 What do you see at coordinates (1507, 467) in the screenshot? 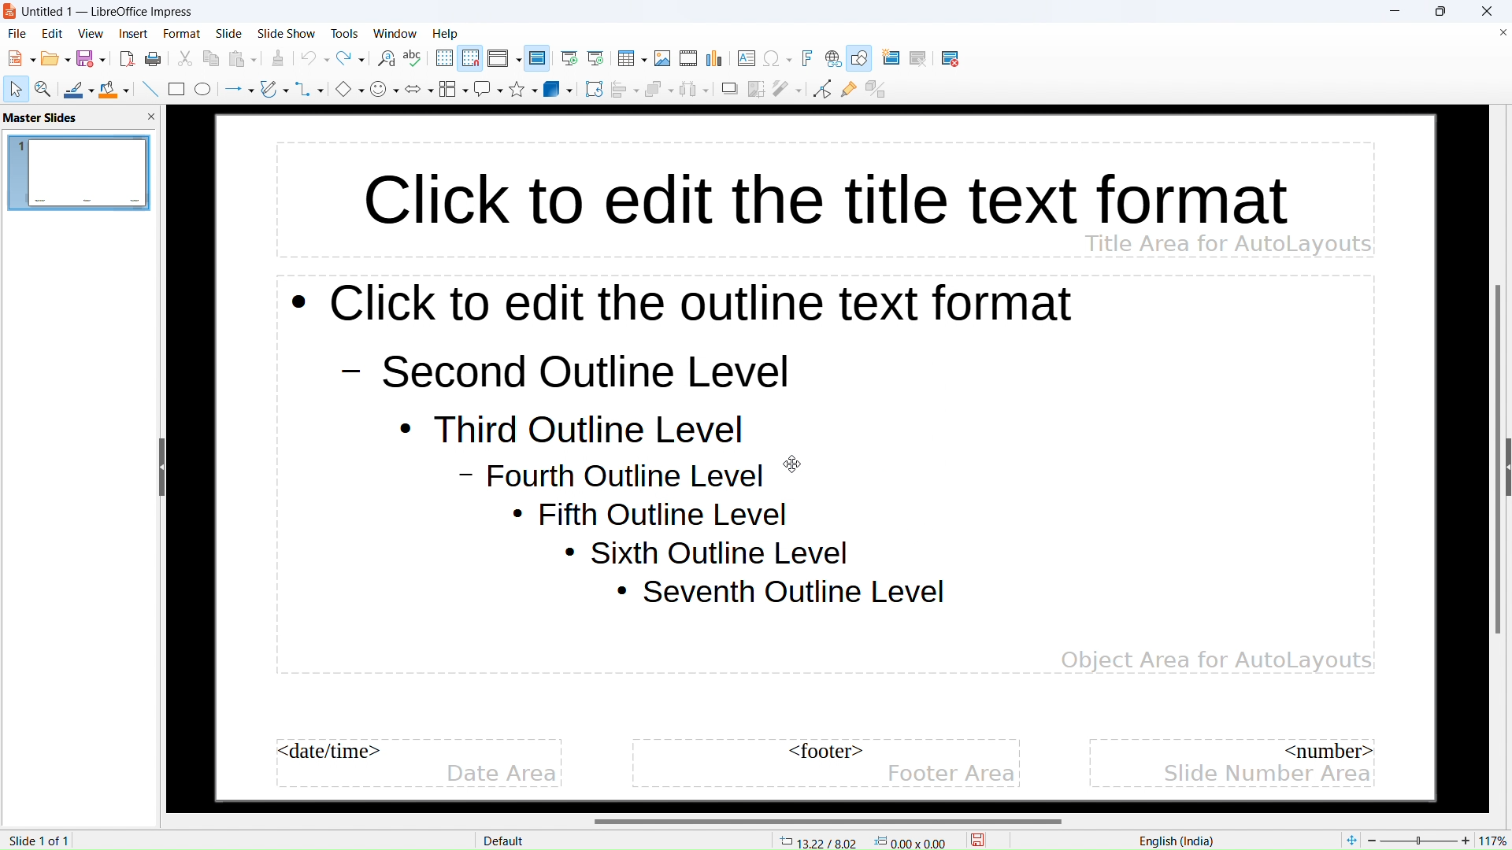
I see `expand` at bounding box center [1507, 467].